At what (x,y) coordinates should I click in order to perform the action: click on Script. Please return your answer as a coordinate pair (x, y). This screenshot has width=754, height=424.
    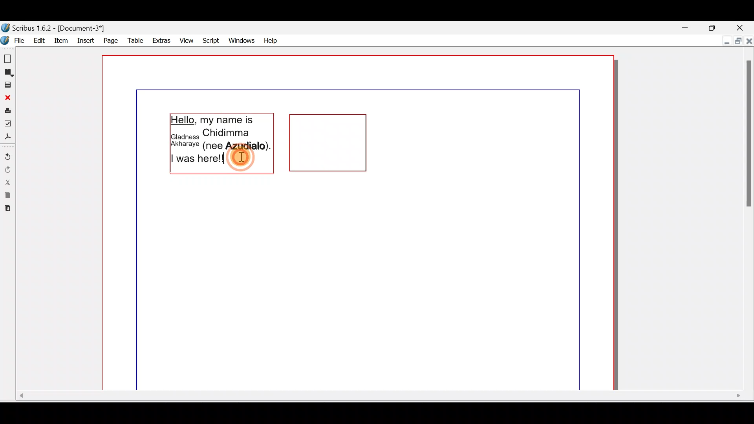
    Looking at the image, I should click on (211, 39).